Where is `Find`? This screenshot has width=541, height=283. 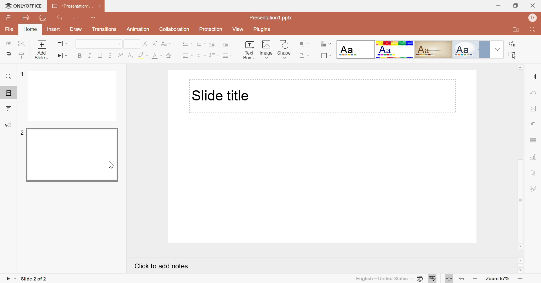
Find is located at coordinates (8, 77).